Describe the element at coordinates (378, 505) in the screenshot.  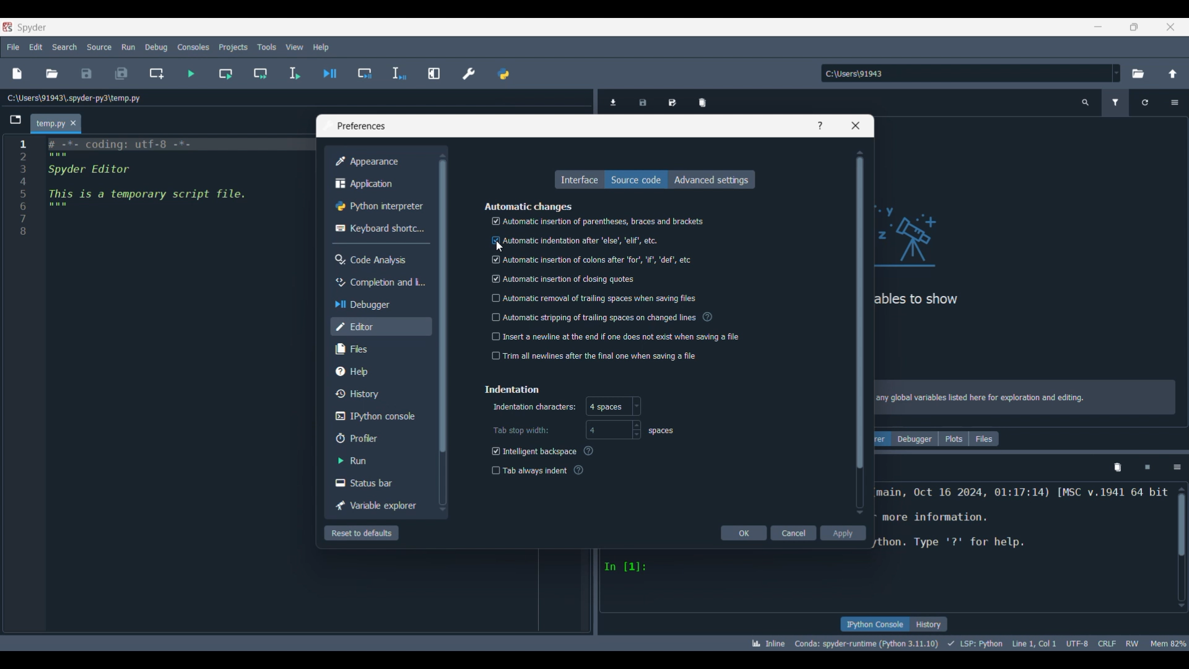
I see `Variable explorer` at that location.